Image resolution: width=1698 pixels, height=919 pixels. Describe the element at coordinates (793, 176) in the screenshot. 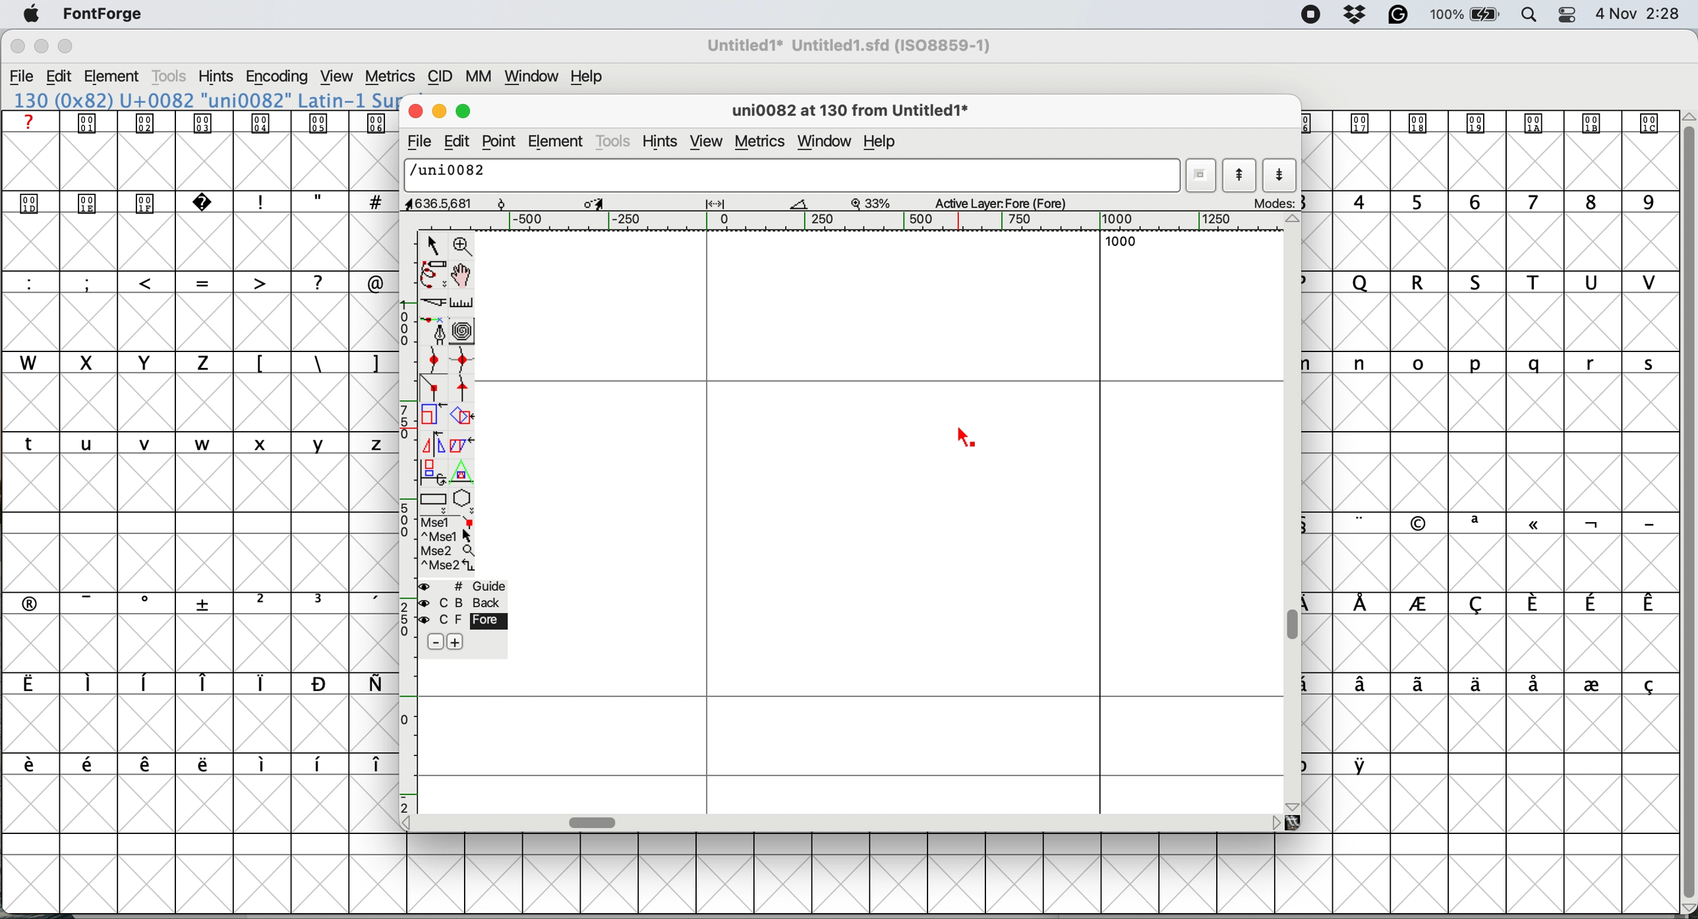

I see `glyph name` at that location.